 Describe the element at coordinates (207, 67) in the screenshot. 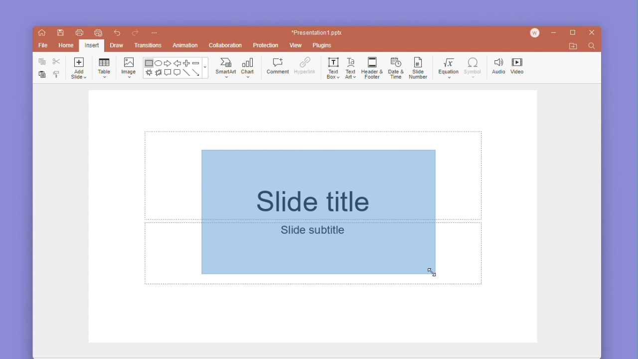

I see `moreshapes` at that location.